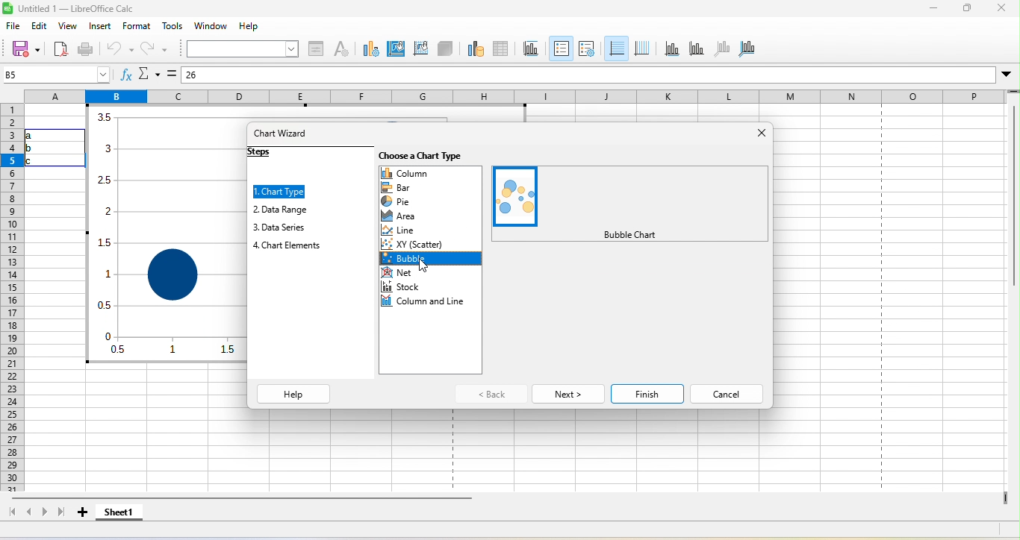  What do you see at coordinates (491, 394) in the screenshot?
I see `back` at bounding box center [491, 394].